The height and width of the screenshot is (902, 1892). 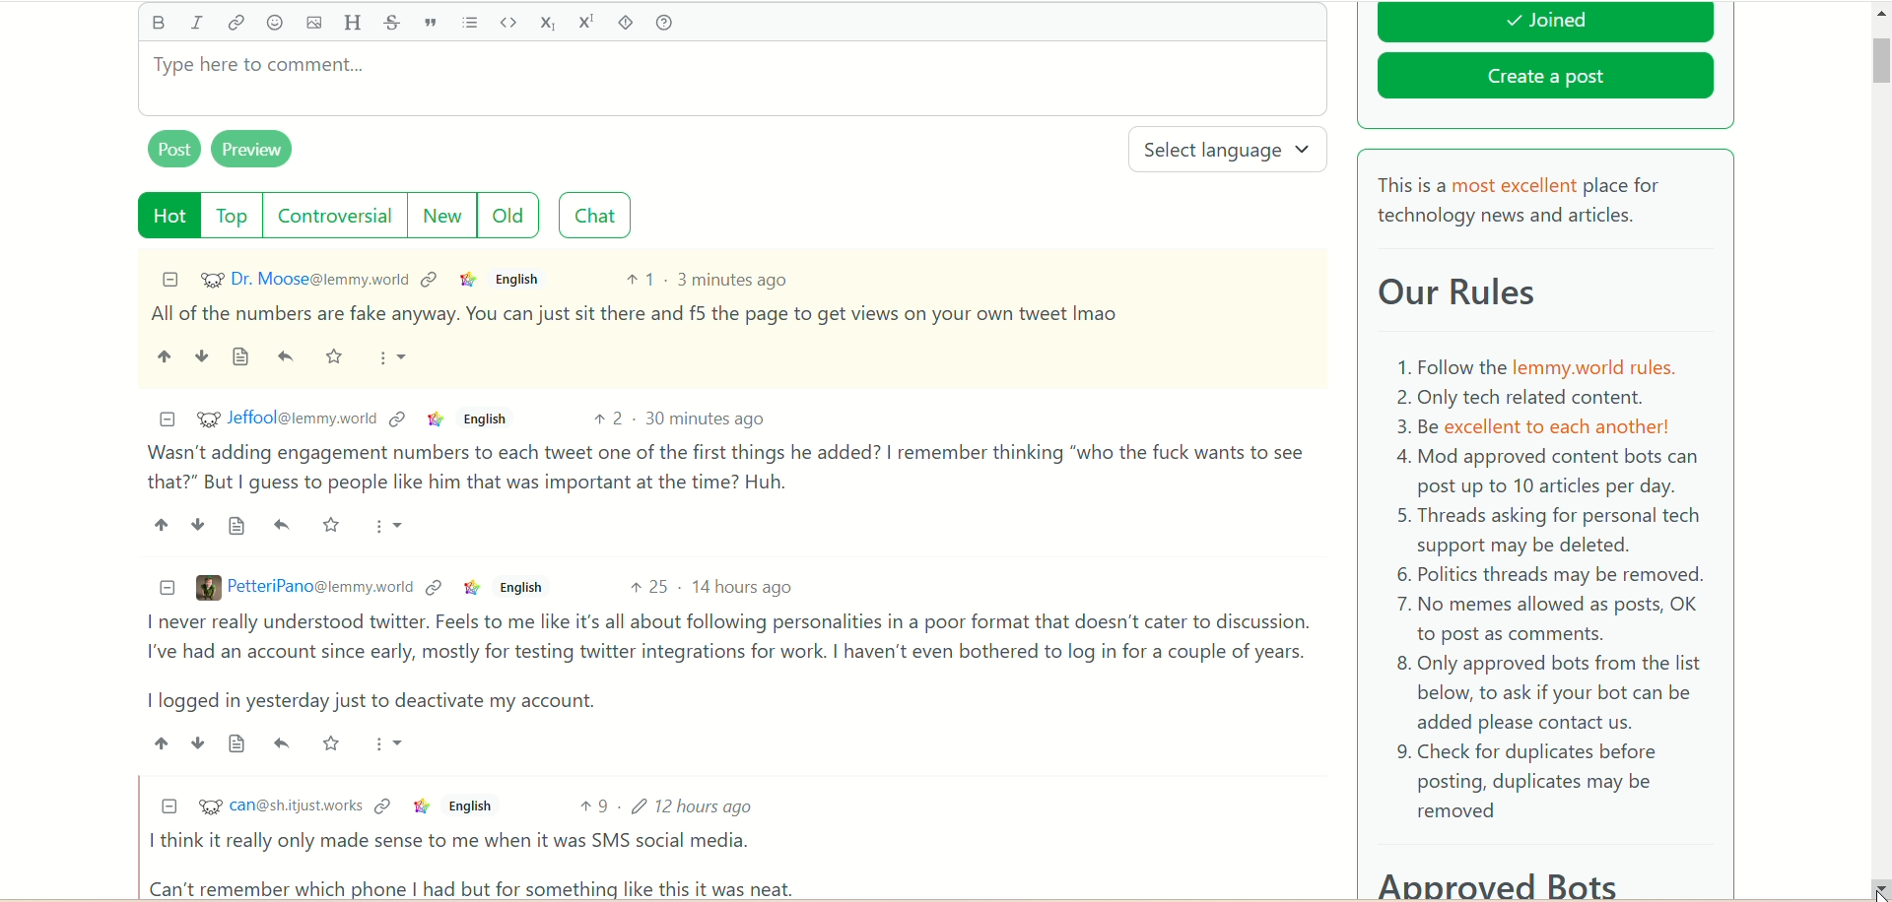 What do you see at coordinates (421, 806) in the screenshot?
I see `Link` at bounding box center [421, 806].